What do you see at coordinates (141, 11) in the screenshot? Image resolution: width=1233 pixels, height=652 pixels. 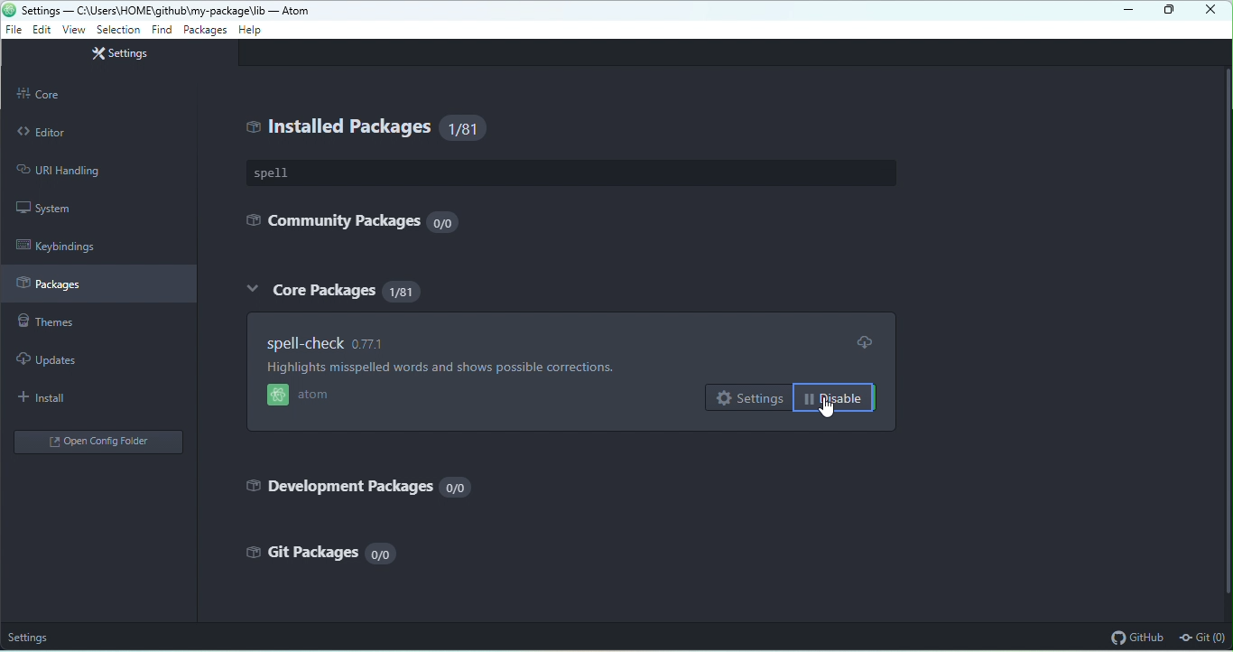 I see `settings — C:\Users\HOME\github\my-package\Jit` at bounding box center [141, 11].